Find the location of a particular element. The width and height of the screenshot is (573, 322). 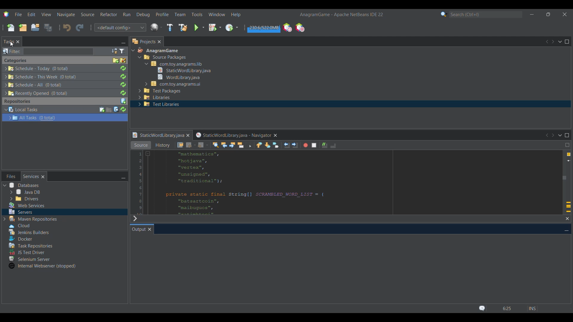

Maximize window is located at coordinates (567, 135).